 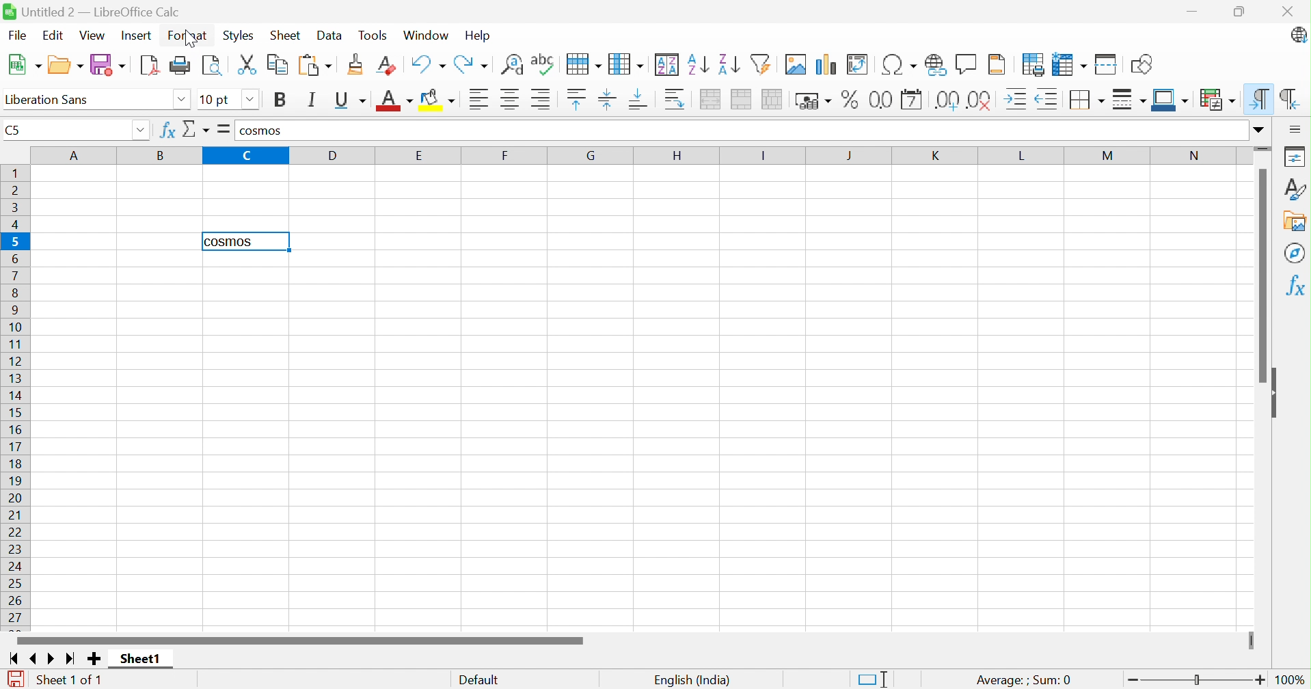 What do you see at coordinates (50, 660) in the screenshot?
I see `Scroll to next sheet` at bounding box center [50, 660].